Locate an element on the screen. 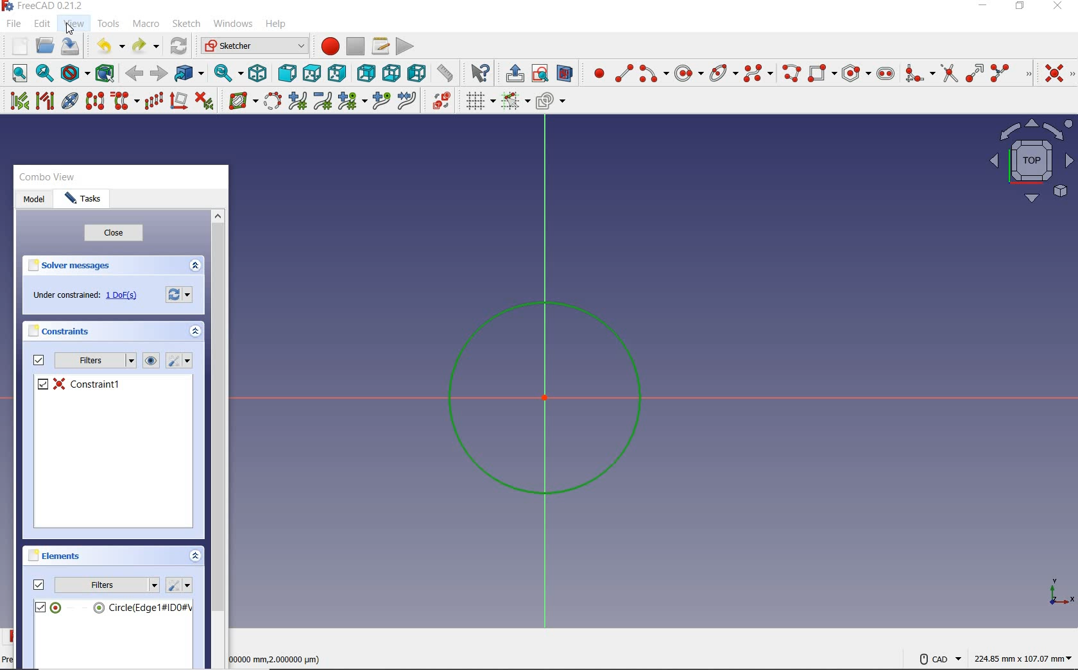 This screenshot has height=670, width=1078. rectangular array is located at coordinates (155, 101).